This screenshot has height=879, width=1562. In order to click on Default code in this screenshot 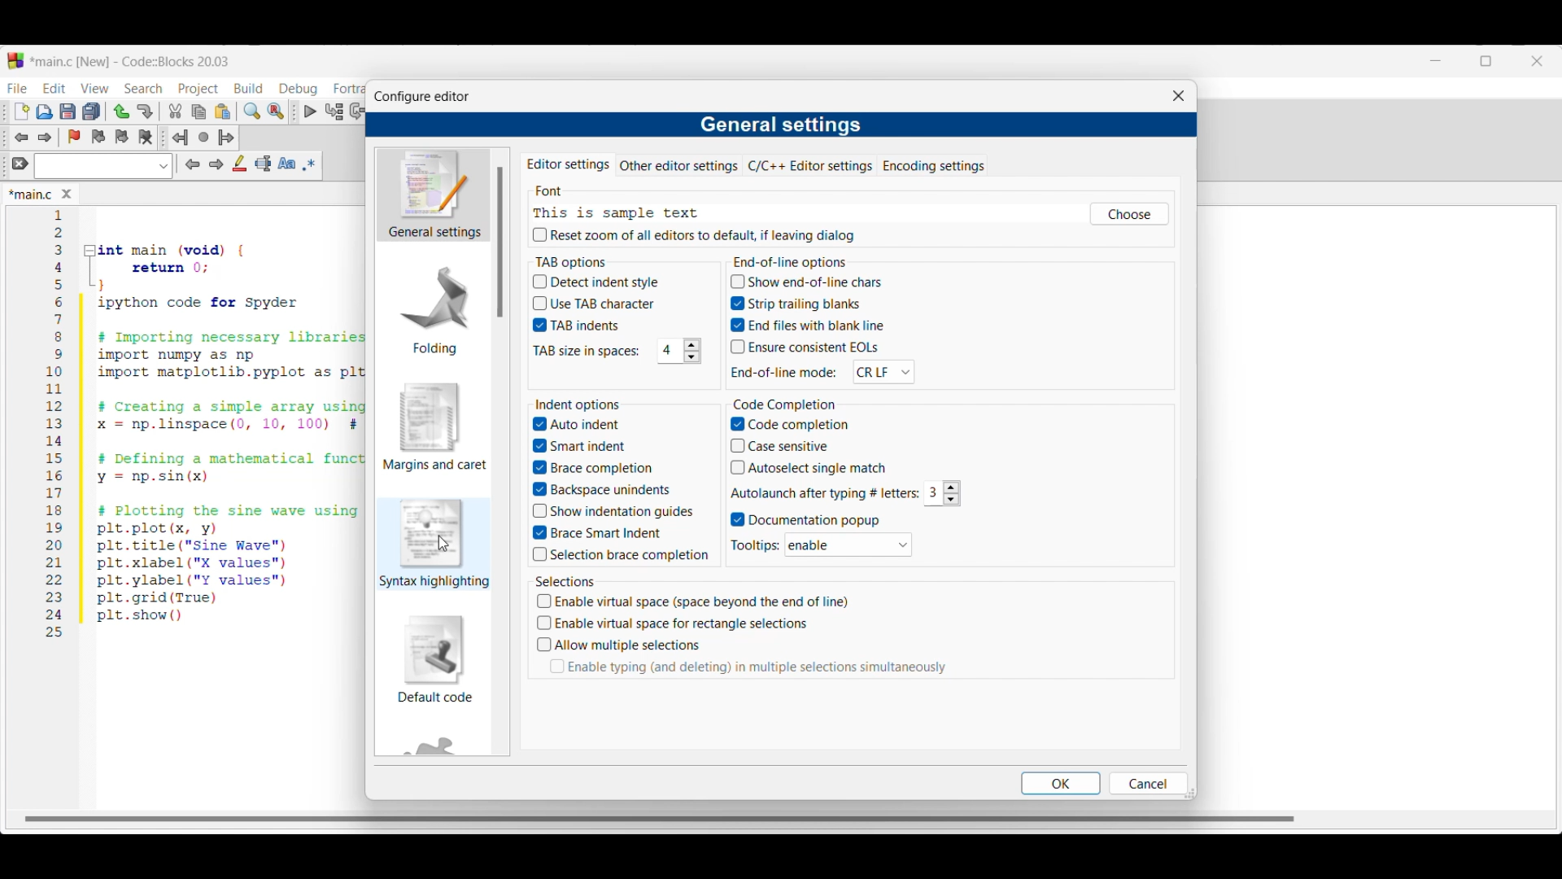, I will do `click(435, 658)`.